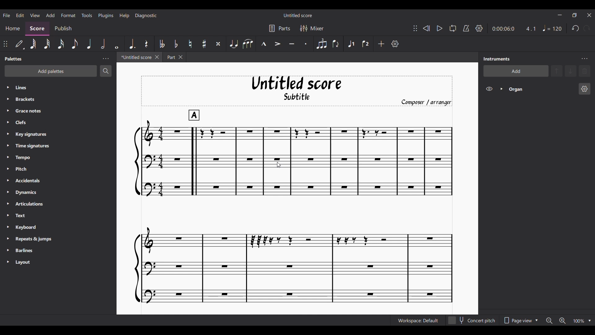 Image resolution: width=595 pixels, height=335 pixels. I want to click on Current duration and ratio of score, so click(514, 29).